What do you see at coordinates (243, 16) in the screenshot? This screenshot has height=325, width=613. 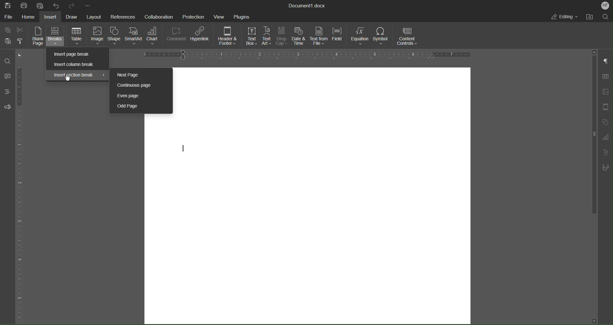 I see `Plugins` at bounding box center [243, 16].